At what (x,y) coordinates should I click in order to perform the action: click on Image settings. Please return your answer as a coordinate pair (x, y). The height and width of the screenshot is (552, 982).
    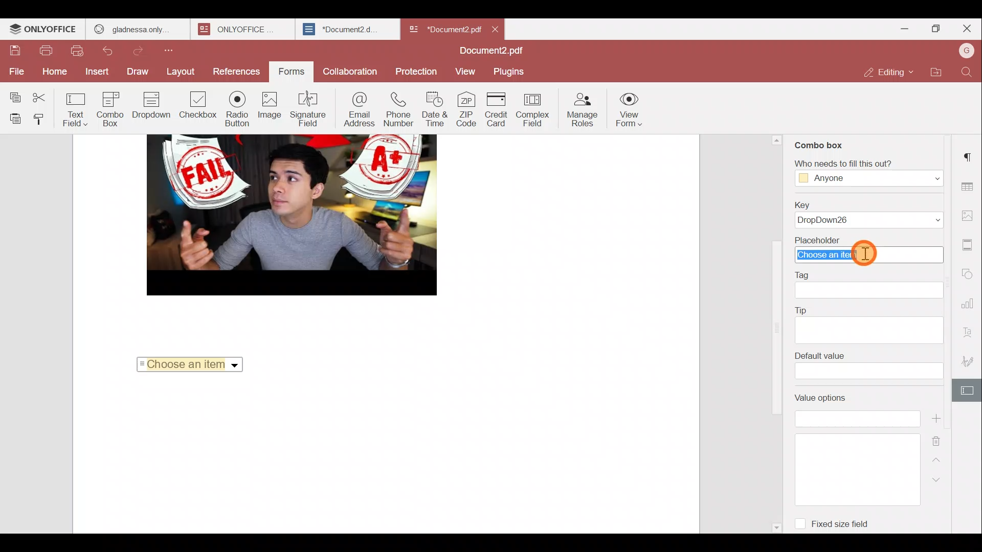
    Looking at the image, I should click on (969, 216).